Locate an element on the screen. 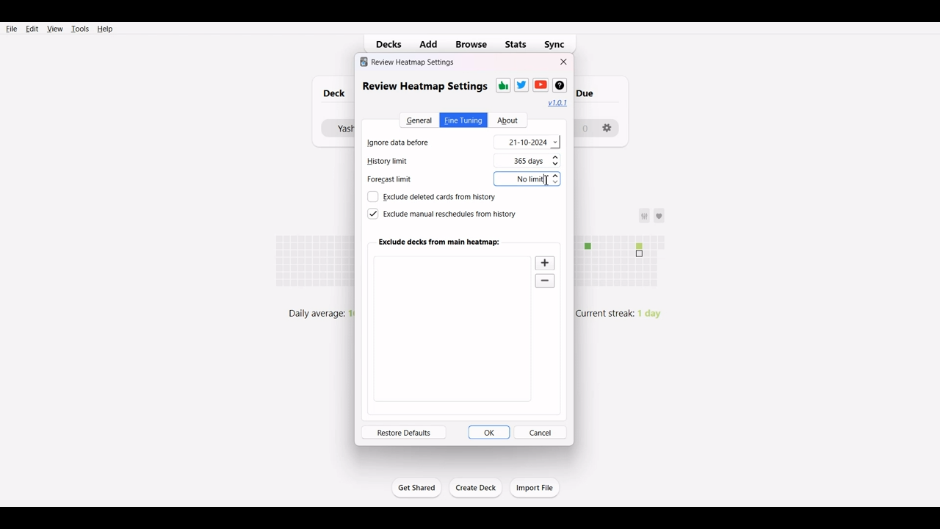 Image resolution: width=940 pixels, height=529 pixels. Deck is located at coordinates (330, 93).